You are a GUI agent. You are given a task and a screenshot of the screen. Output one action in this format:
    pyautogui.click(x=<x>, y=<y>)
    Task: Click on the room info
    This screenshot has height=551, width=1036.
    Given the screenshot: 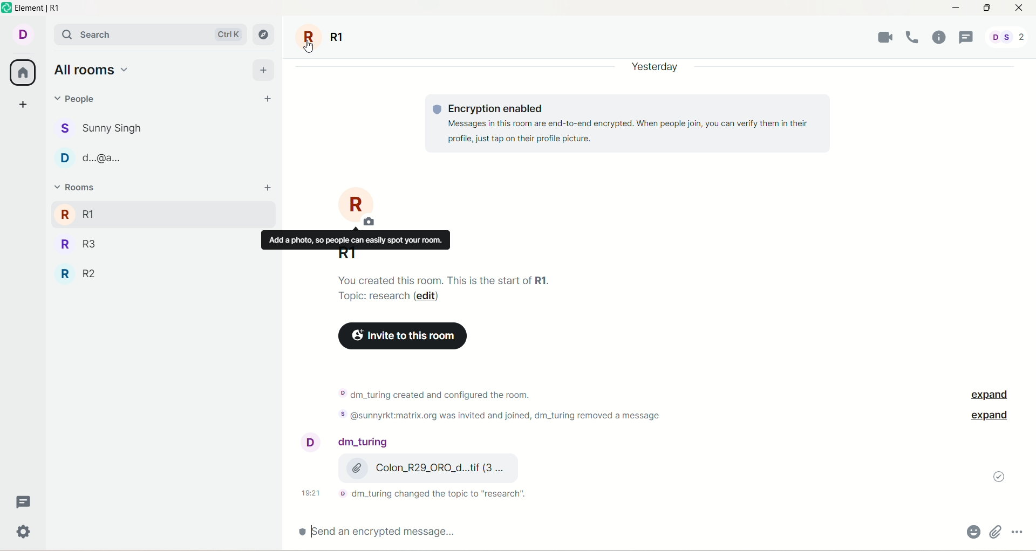 What is the action you would take?
    pyautogui.click(x=941, y=37)
    